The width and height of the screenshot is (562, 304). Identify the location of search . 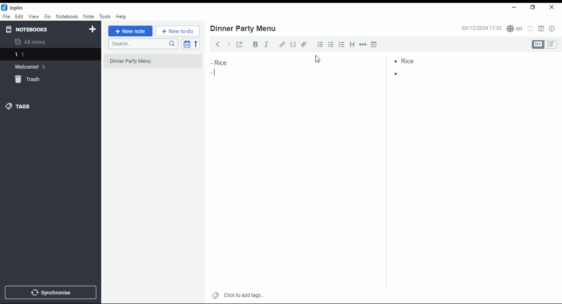
(142, 44).